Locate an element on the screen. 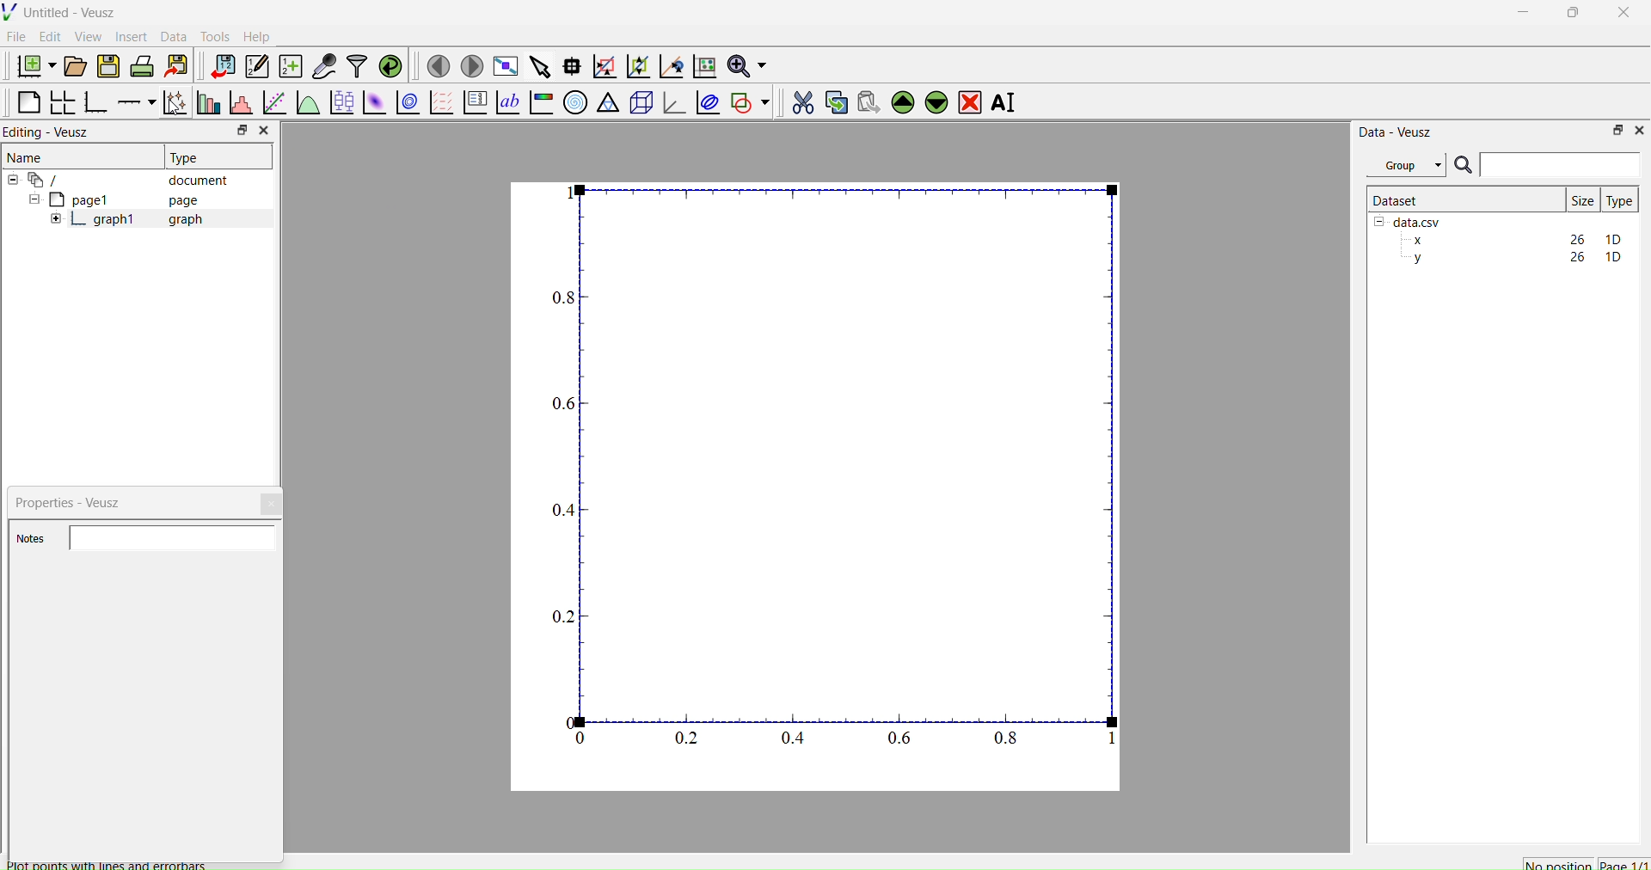 This screenshot has width=1651, height=870. Reset graph axis is located at coordinates (703, 65).